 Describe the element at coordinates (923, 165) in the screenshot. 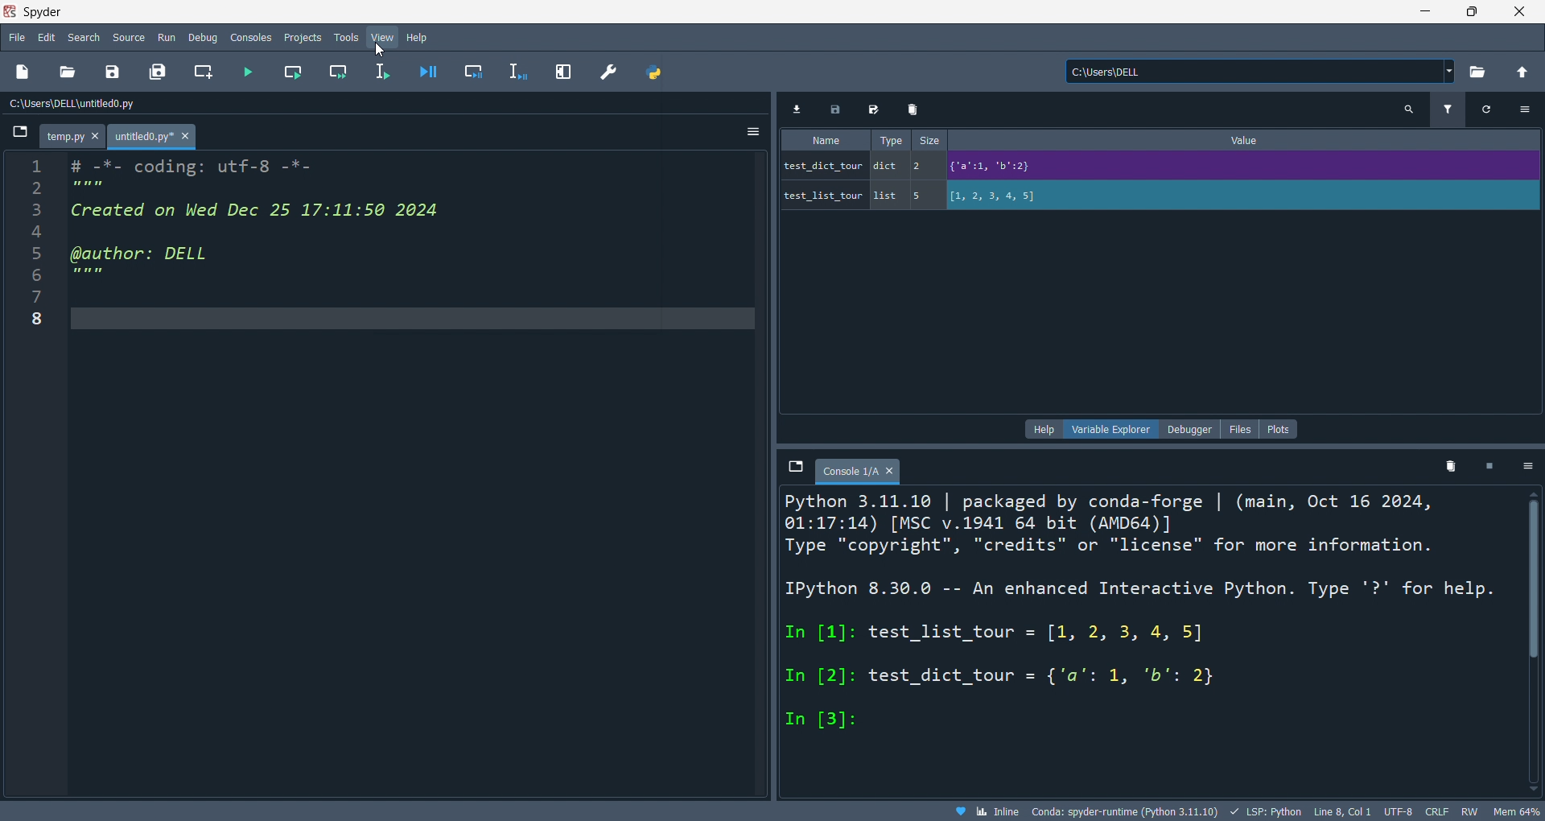

I see `2` at that location.